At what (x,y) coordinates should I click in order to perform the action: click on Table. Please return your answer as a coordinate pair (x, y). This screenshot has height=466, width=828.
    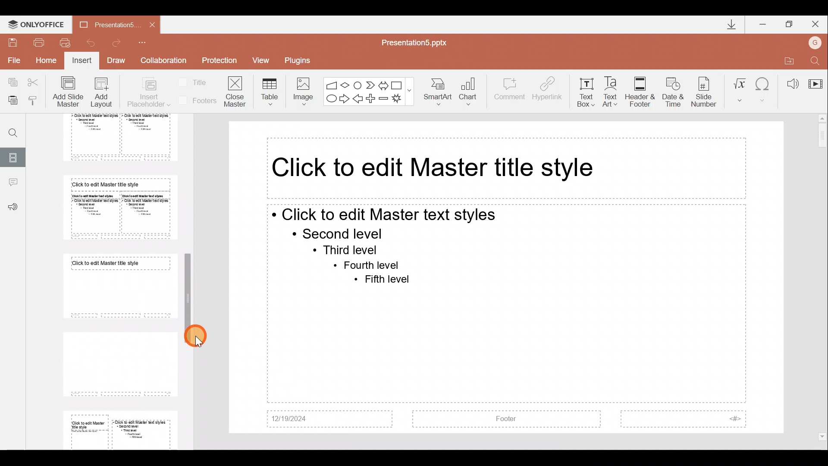
    Looking at the image, I should click on (268, 91).